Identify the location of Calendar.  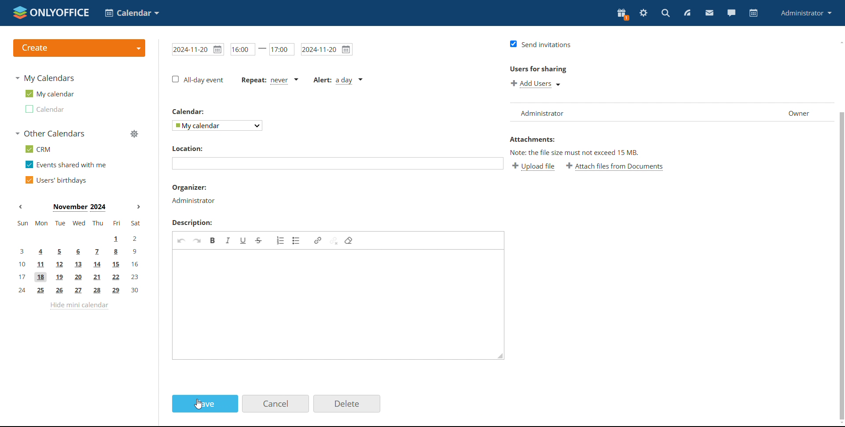
(188, 111).